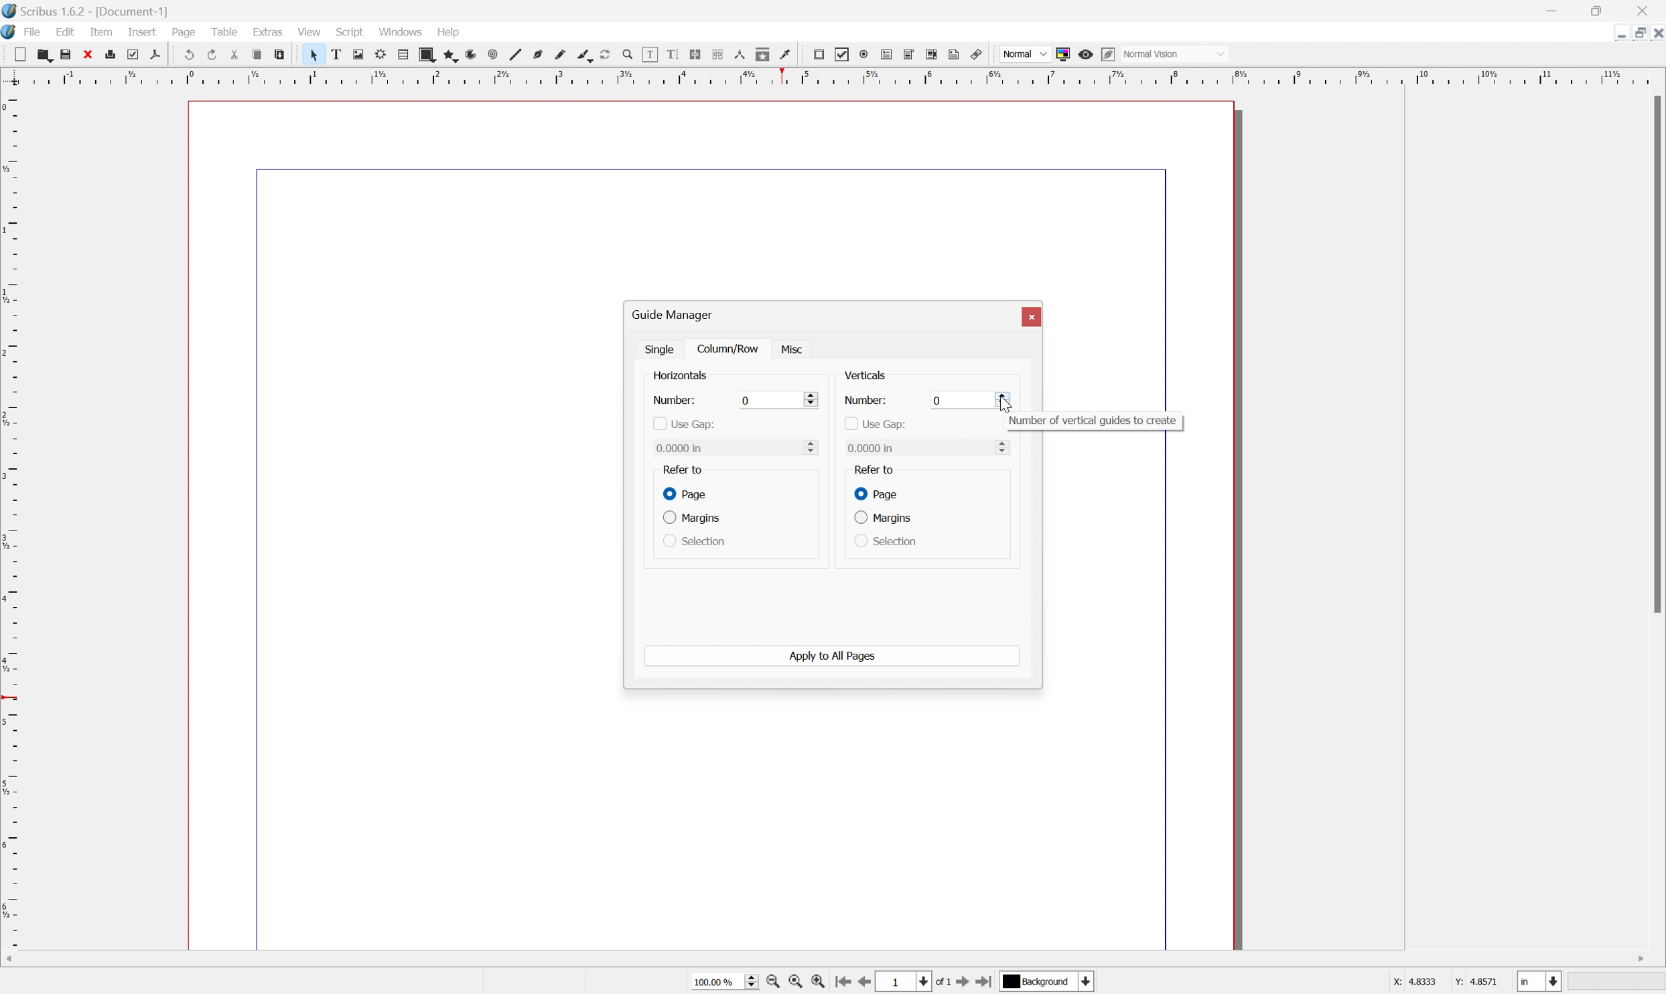 This screenshot has width=1666, height=994. What do you see at coordinates (400, 33) in the screenshot?
I see `windows` at bounding box center [400, 33].